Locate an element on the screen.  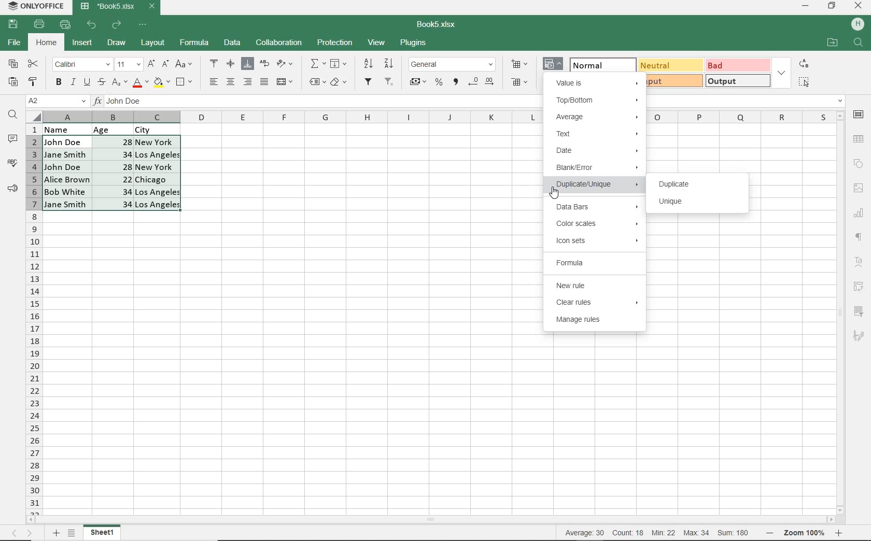
INPUT FUNCTION is located at coordinates (318, 103).